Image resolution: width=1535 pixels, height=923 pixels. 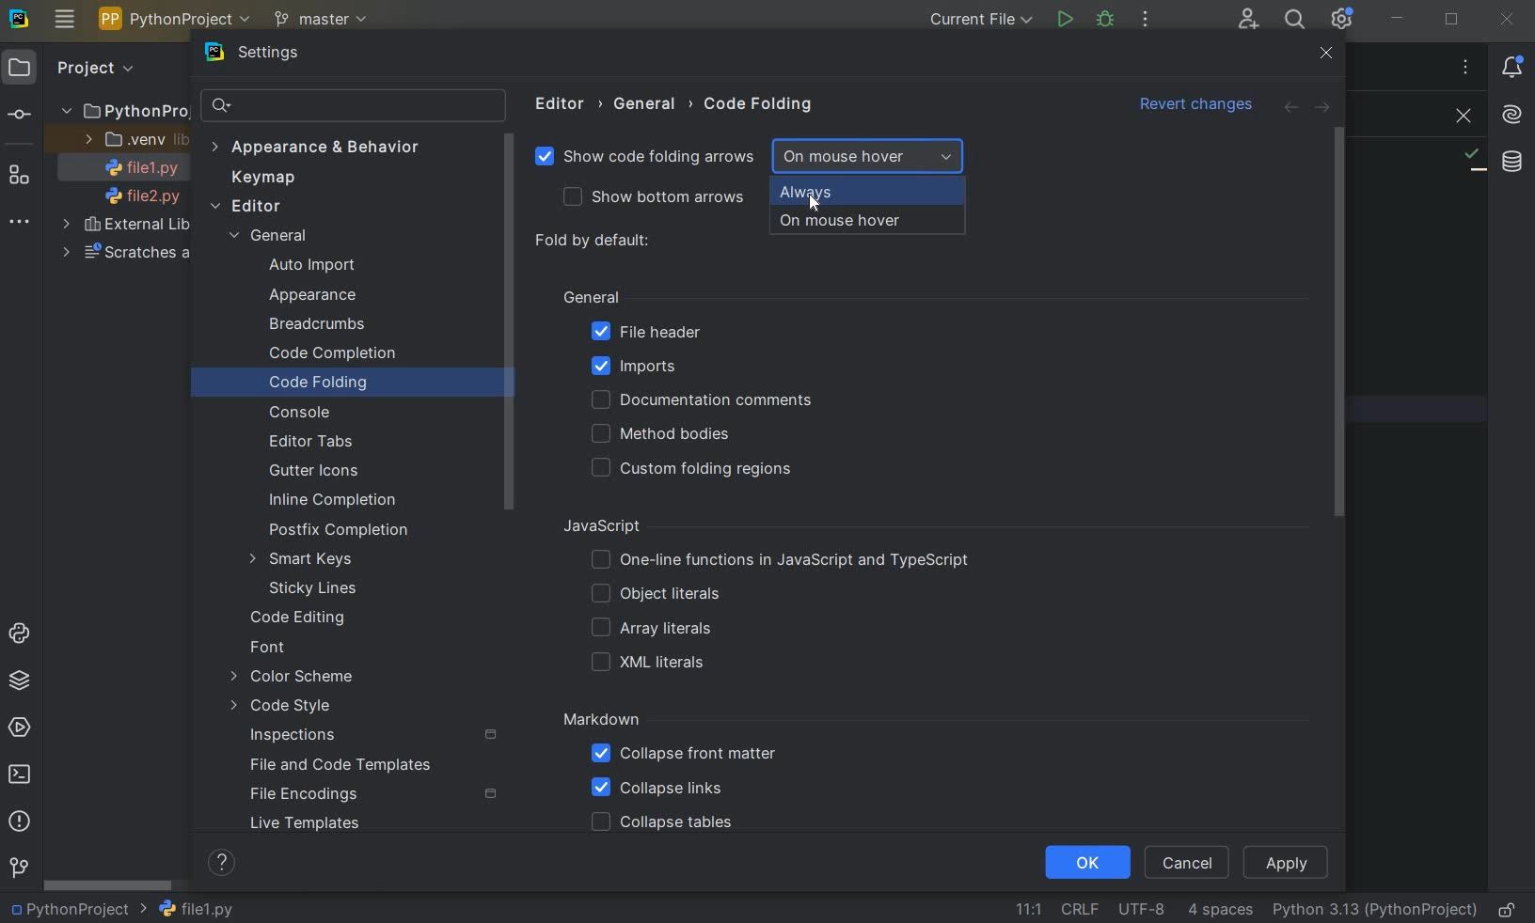 What do you see at coordinates (597, 242) in the screenshot?
I see `FOLD BY DEFAULT` at bounding box center [597, 242].